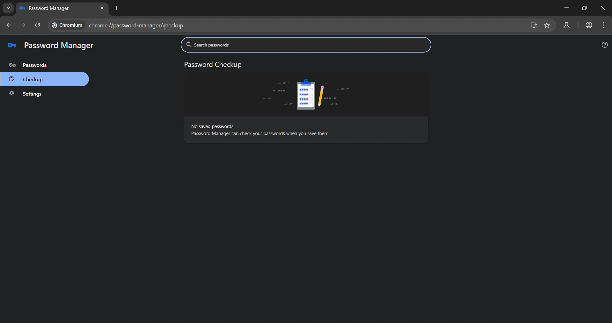 Image resolution: width=612 pixels, height=323 pixels. I want to click on checkup, so click(27, 80).